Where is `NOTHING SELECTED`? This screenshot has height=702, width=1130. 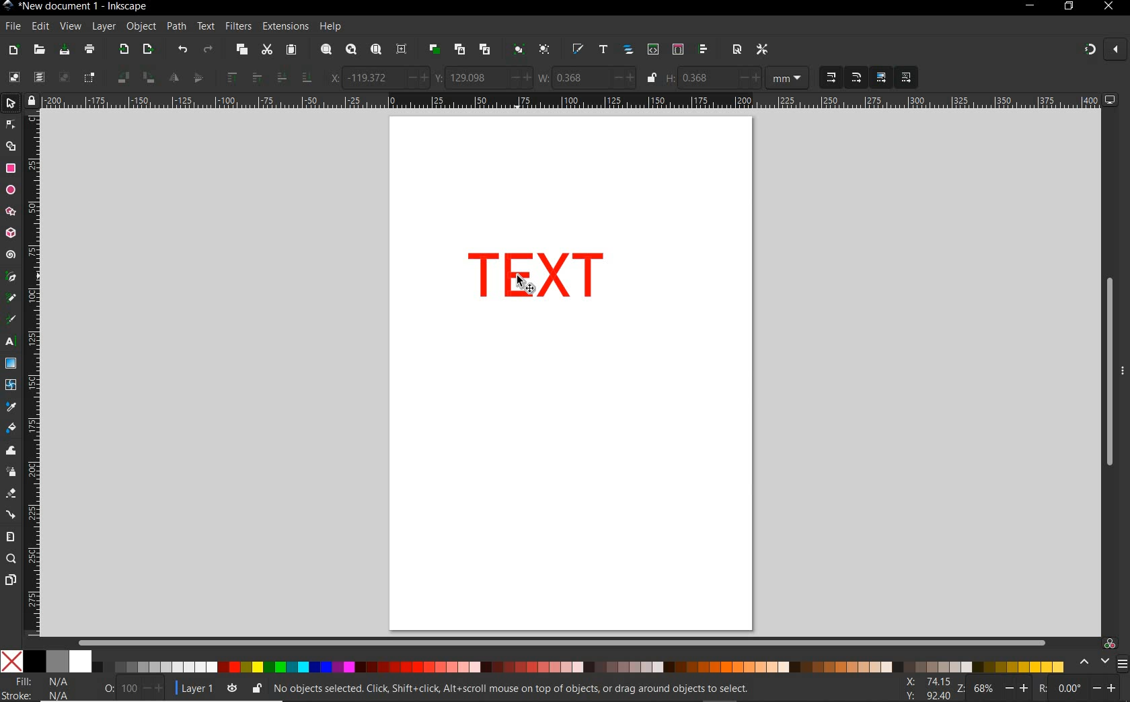
NOTHING SELECTED is located at coordinates (135, 691).